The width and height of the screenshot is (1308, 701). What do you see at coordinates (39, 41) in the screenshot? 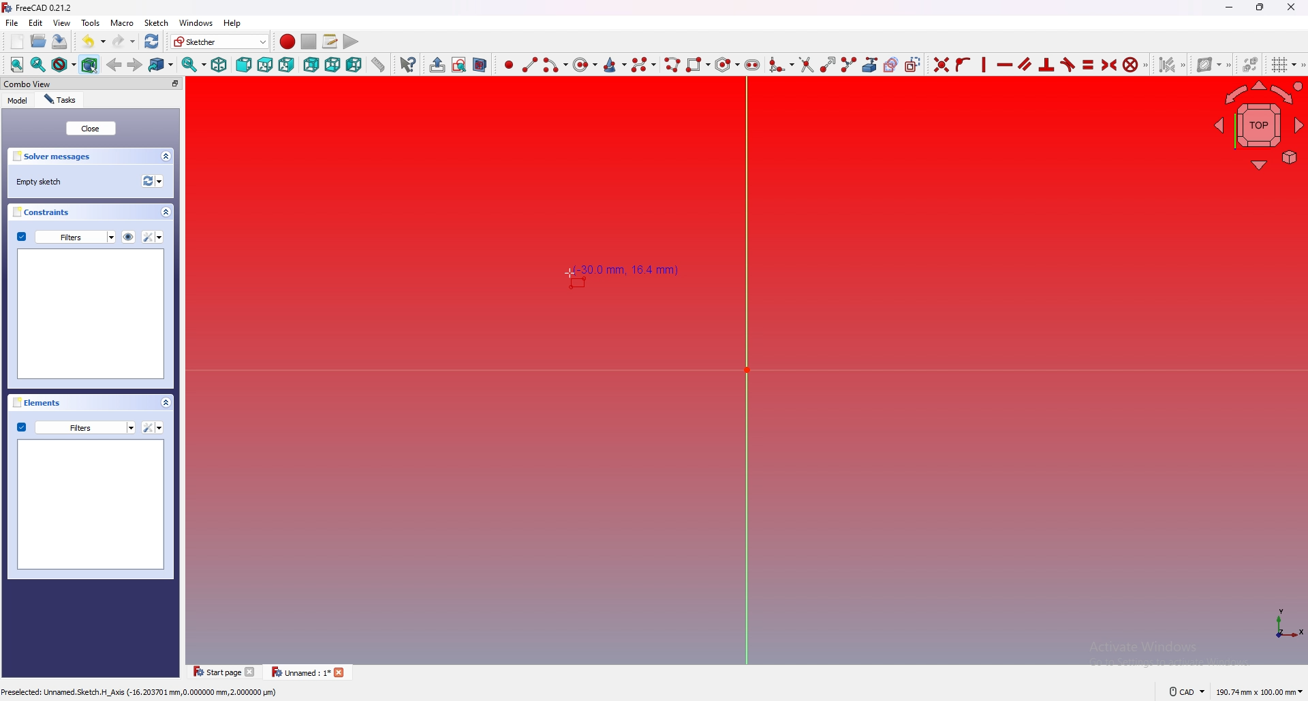
I see `open` at bounding box center [39, 41].